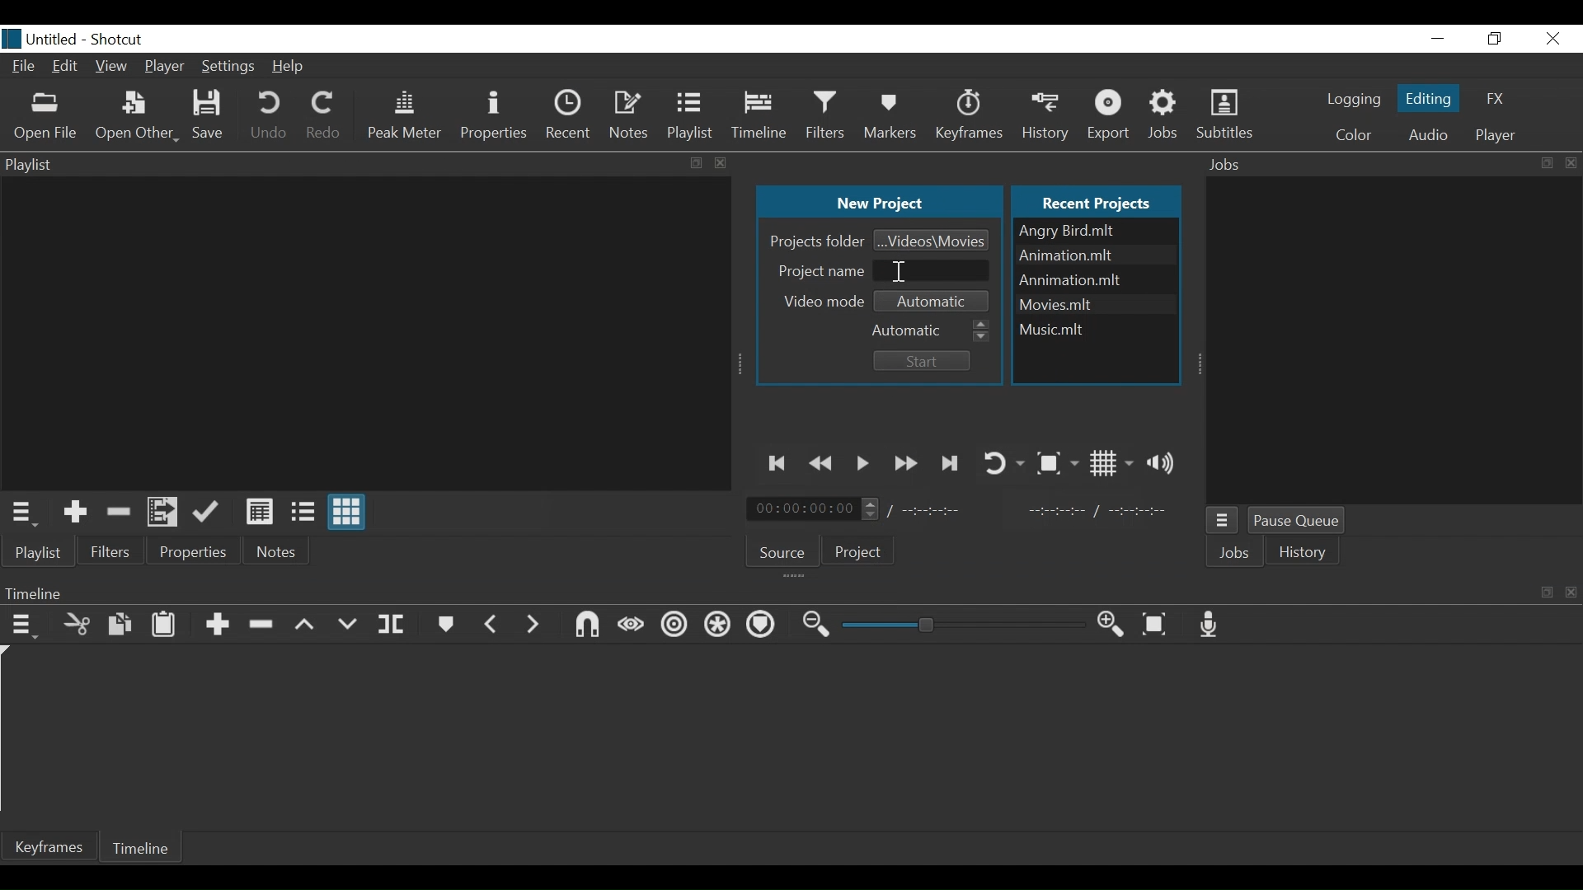 This screenshot has height=890, width=1583. Describe the element at coordinates (899, 271) in the screenshot. I see `Insertion cursor` at that location.